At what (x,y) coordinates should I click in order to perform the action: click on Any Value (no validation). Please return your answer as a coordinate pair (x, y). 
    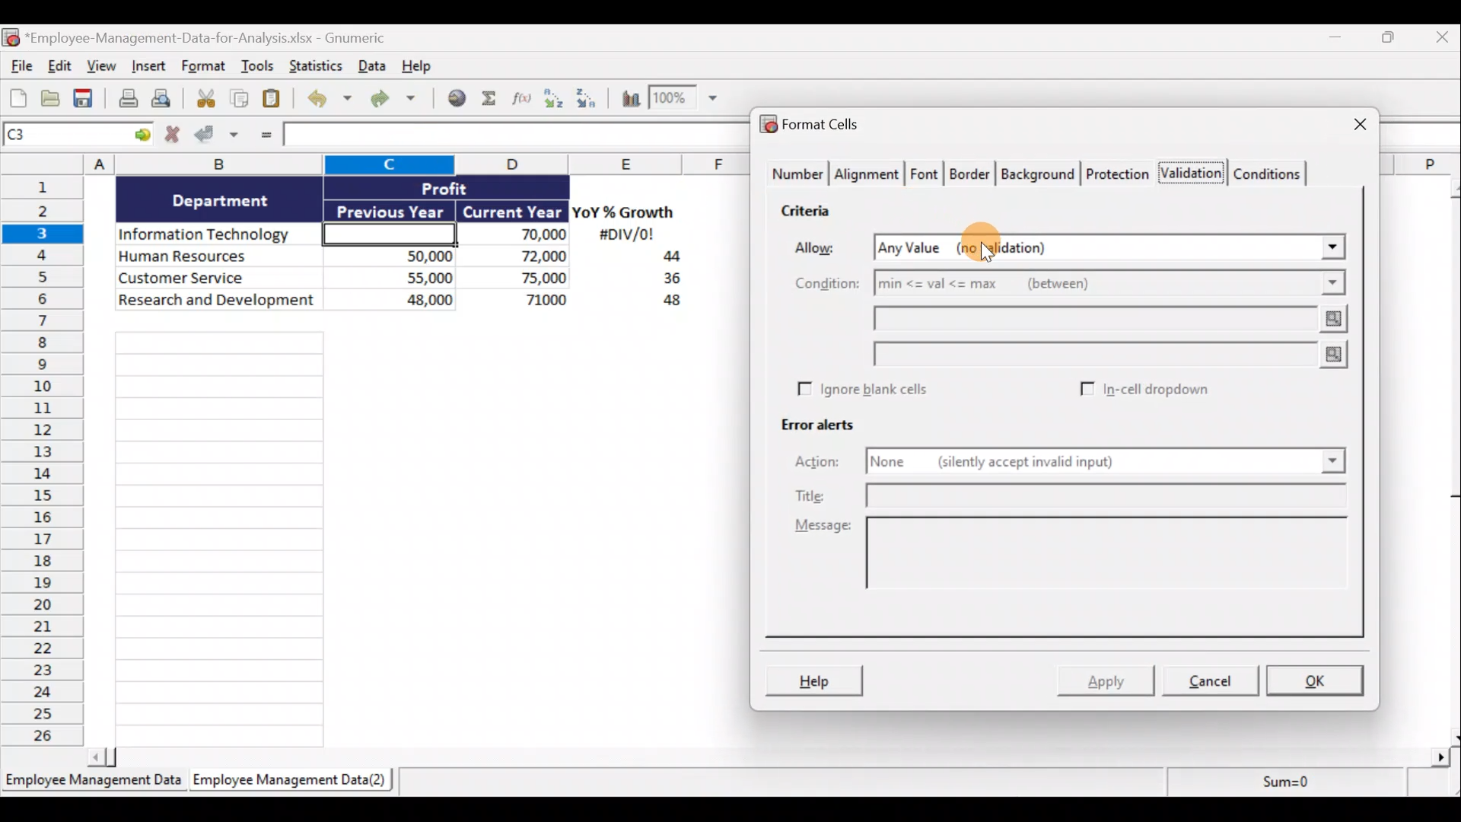
    Looking at the image, I should click on (1021, 248).